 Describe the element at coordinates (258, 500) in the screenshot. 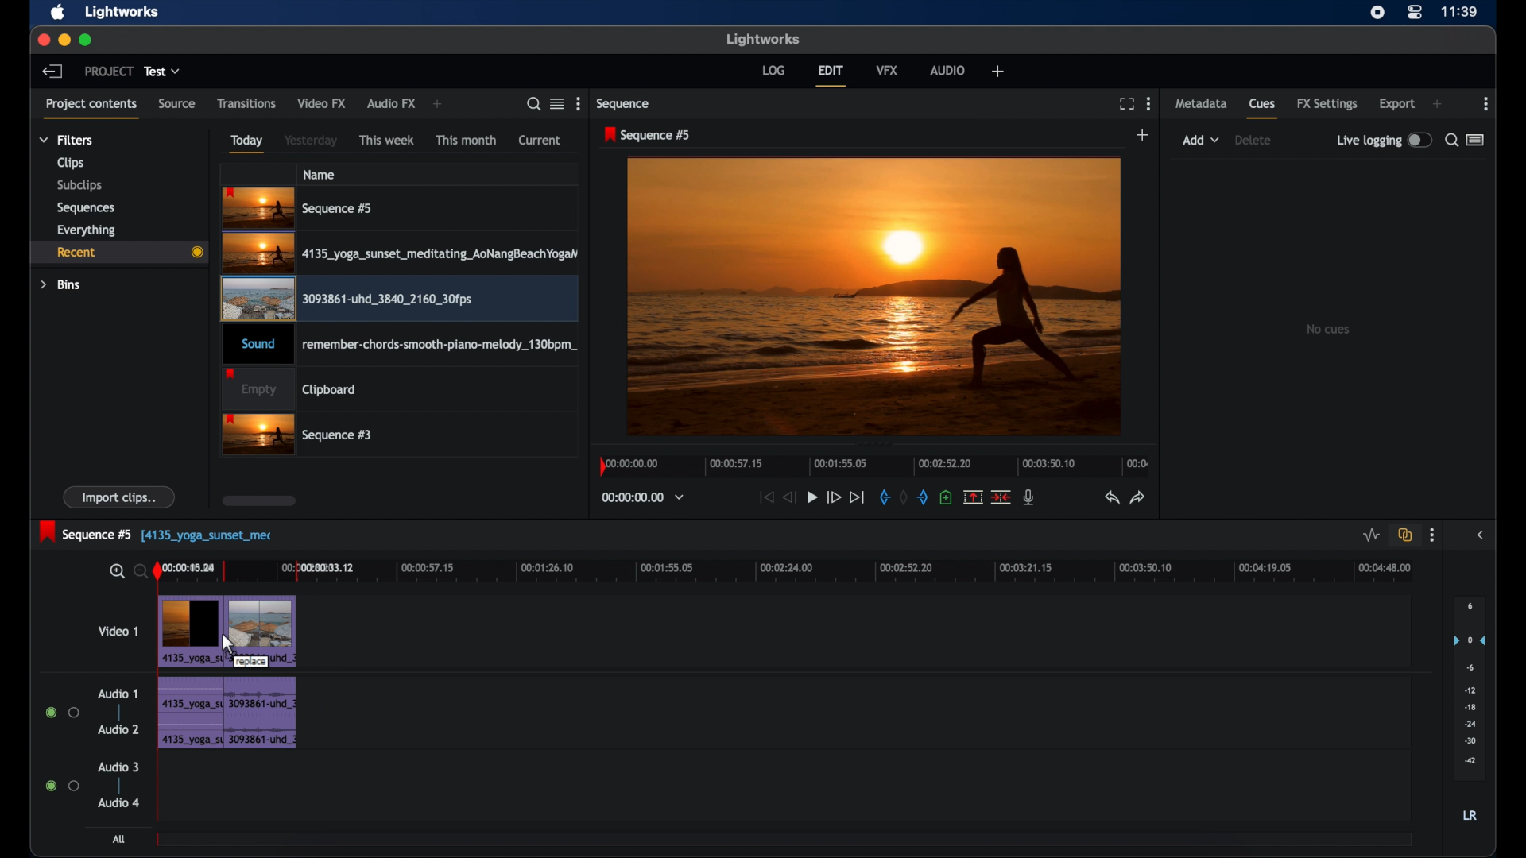

I see `scroll box` at that location.